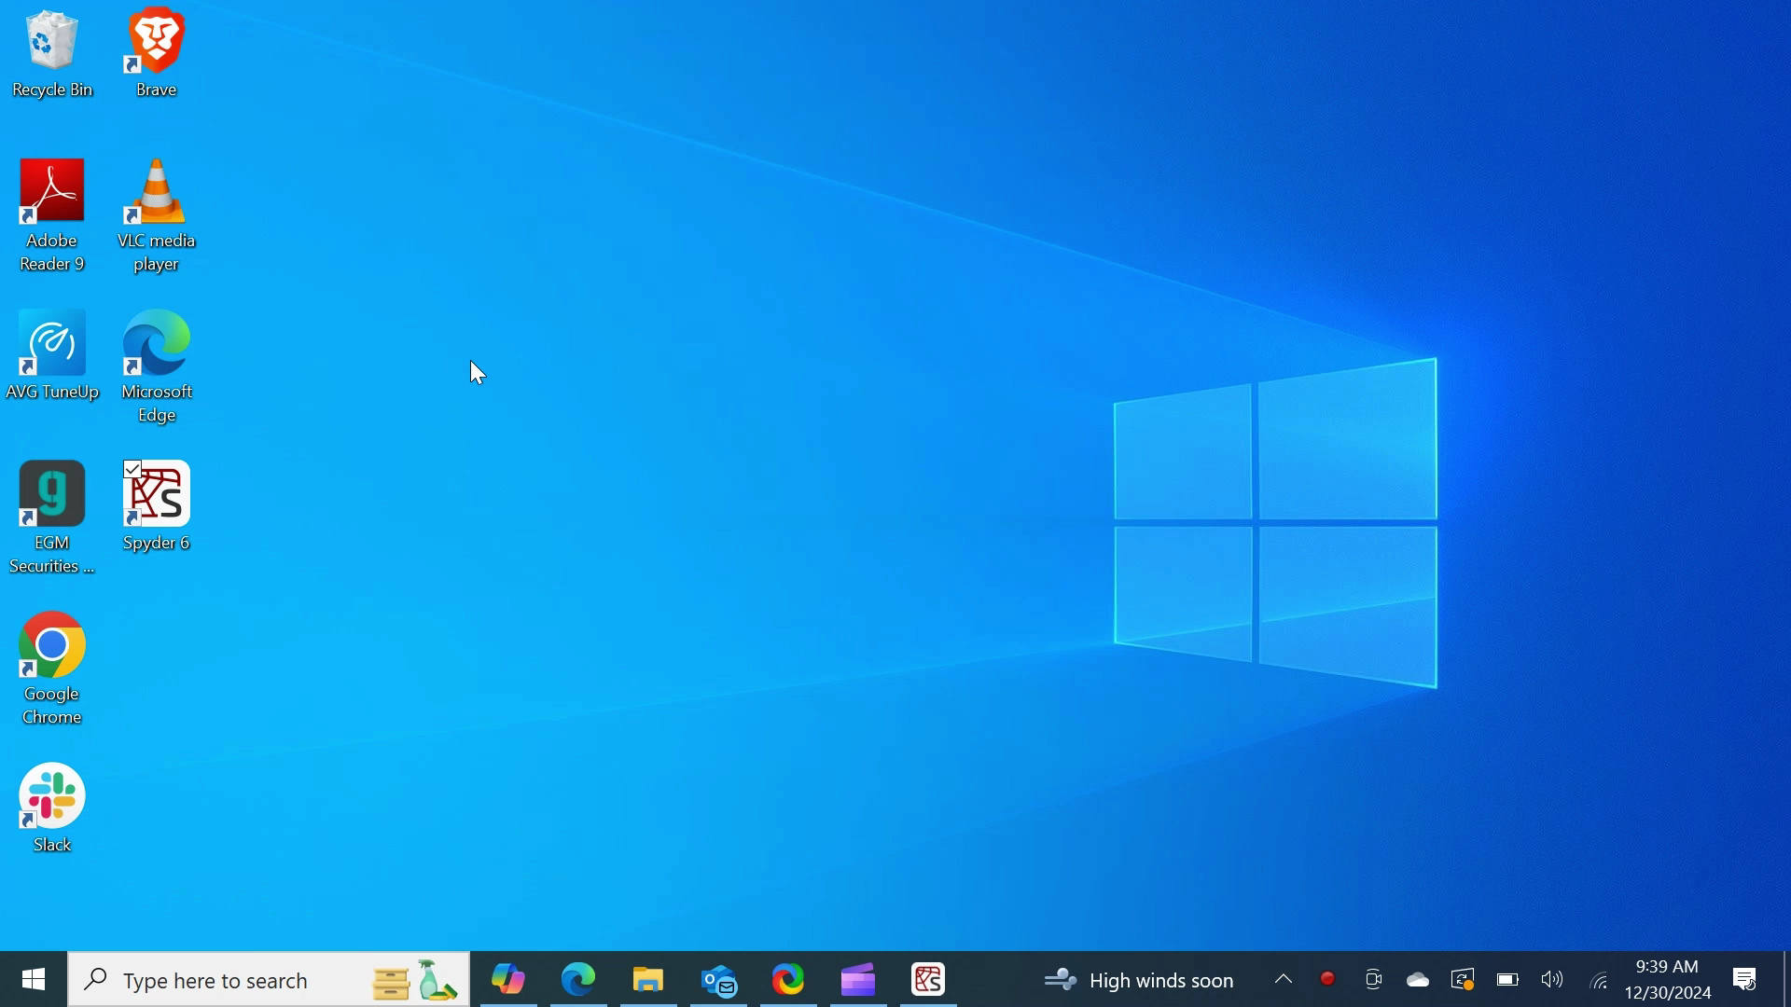  Describe the element at coordinates (1552, 978) in the screenshot. I see `Speaker` at that location.